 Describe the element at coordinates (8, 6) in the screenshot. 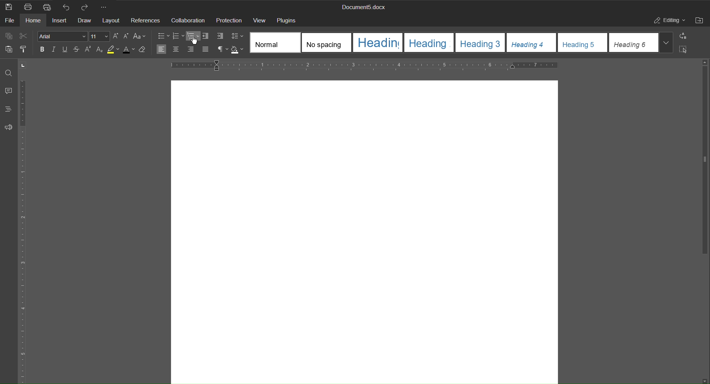

I see `Save` at that location.